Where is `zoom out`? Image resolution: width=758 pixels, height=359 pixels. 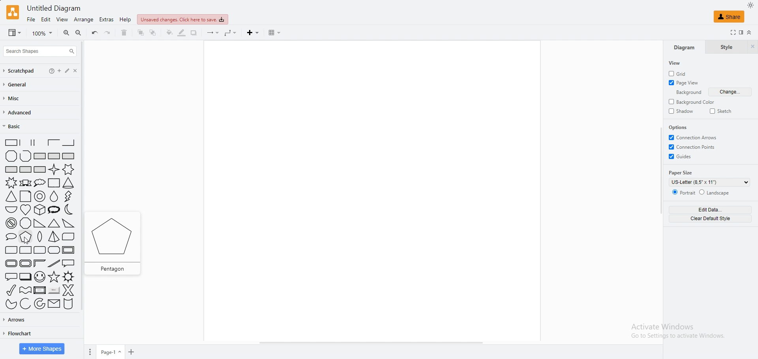 zoom out is located at coordinates (78, 34).